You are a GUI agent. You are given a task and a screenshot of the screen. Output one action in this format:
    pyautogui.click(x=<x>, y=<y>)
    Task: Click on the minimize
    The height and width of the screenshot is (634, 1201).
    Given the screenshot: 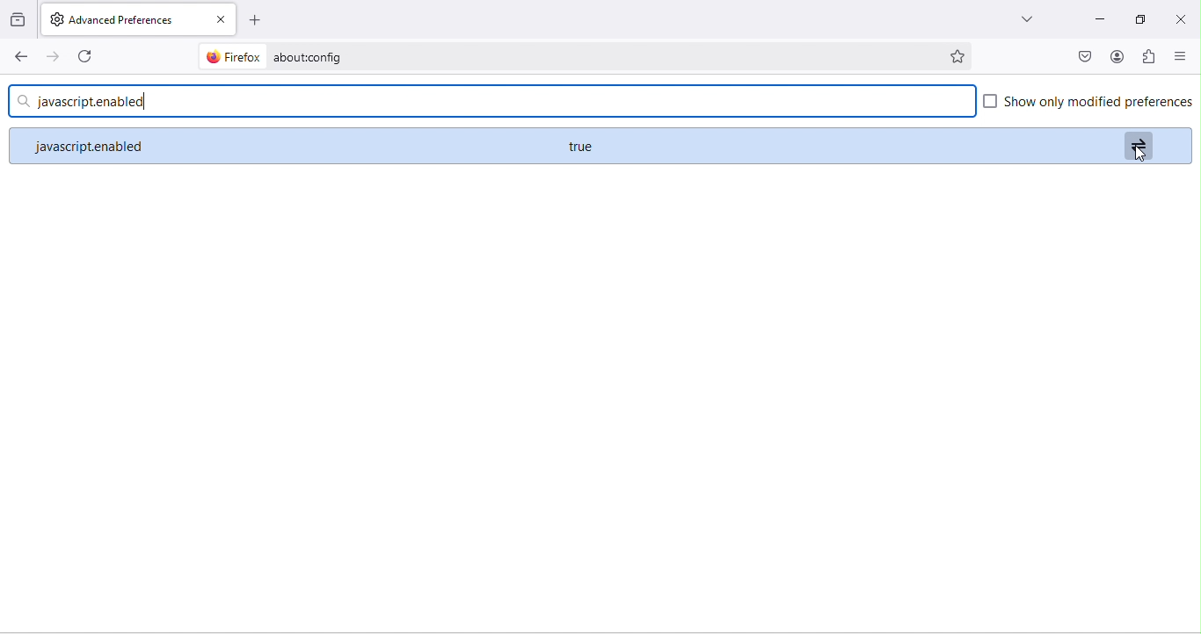 What is the action you would take?
    pyautogui.click(x=1101, y=19)
    